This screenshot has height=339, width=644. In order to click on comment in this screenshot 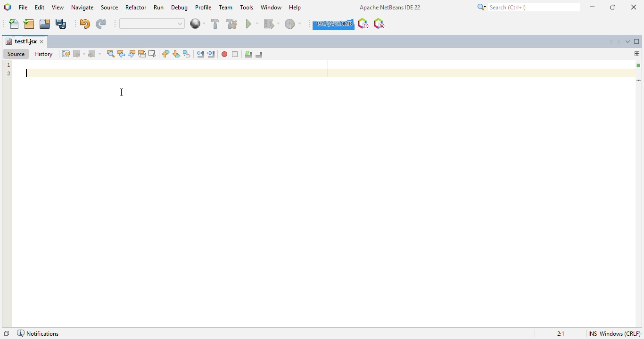, I will do `click(248, 54)`.